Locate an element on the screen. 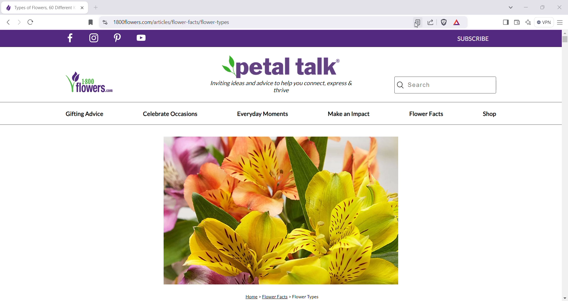  Close Tab is located at coordinates (82, 8).